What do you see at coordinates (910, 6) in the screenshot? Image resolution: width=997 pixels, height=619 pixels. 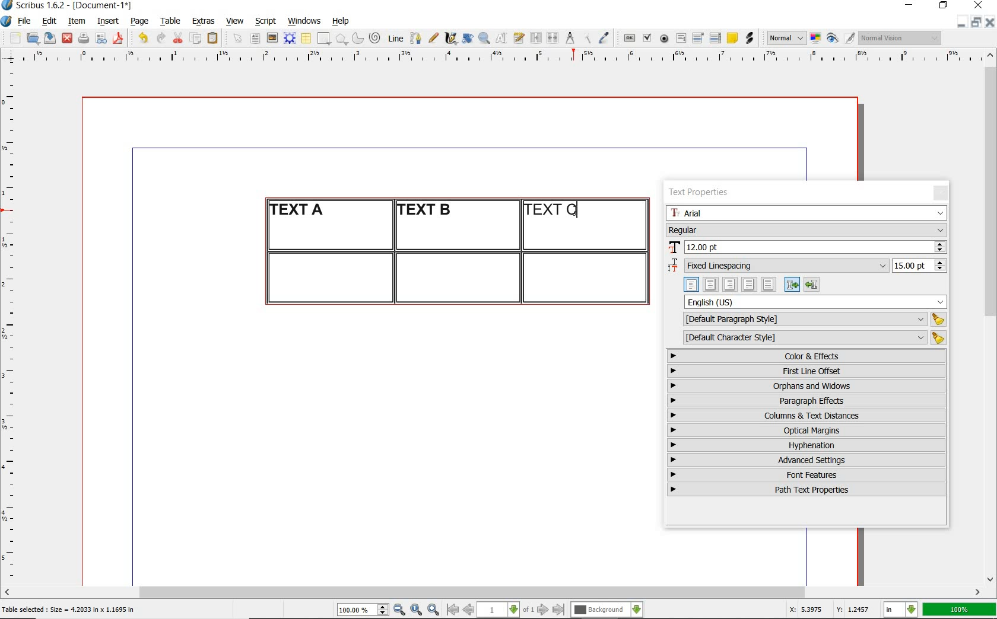 I see `minimize` at bounding box center [910, 6].